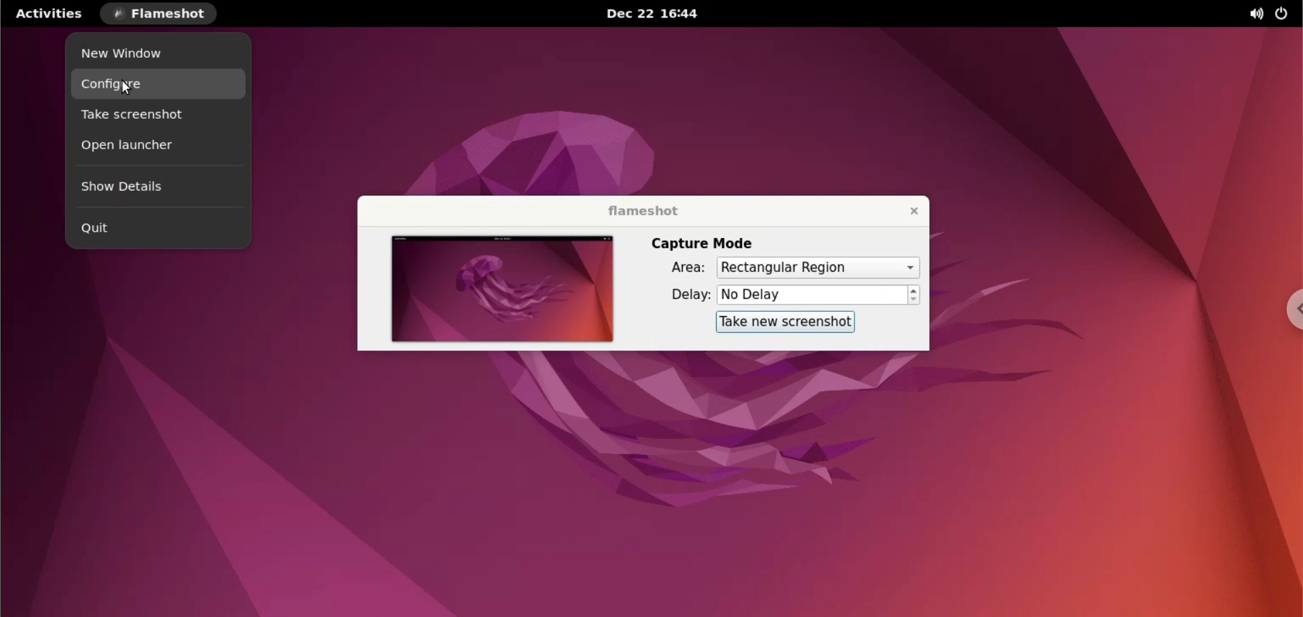 This screenshot has height=617, width=1303. I want to click on sound options, so click(1251, 14).